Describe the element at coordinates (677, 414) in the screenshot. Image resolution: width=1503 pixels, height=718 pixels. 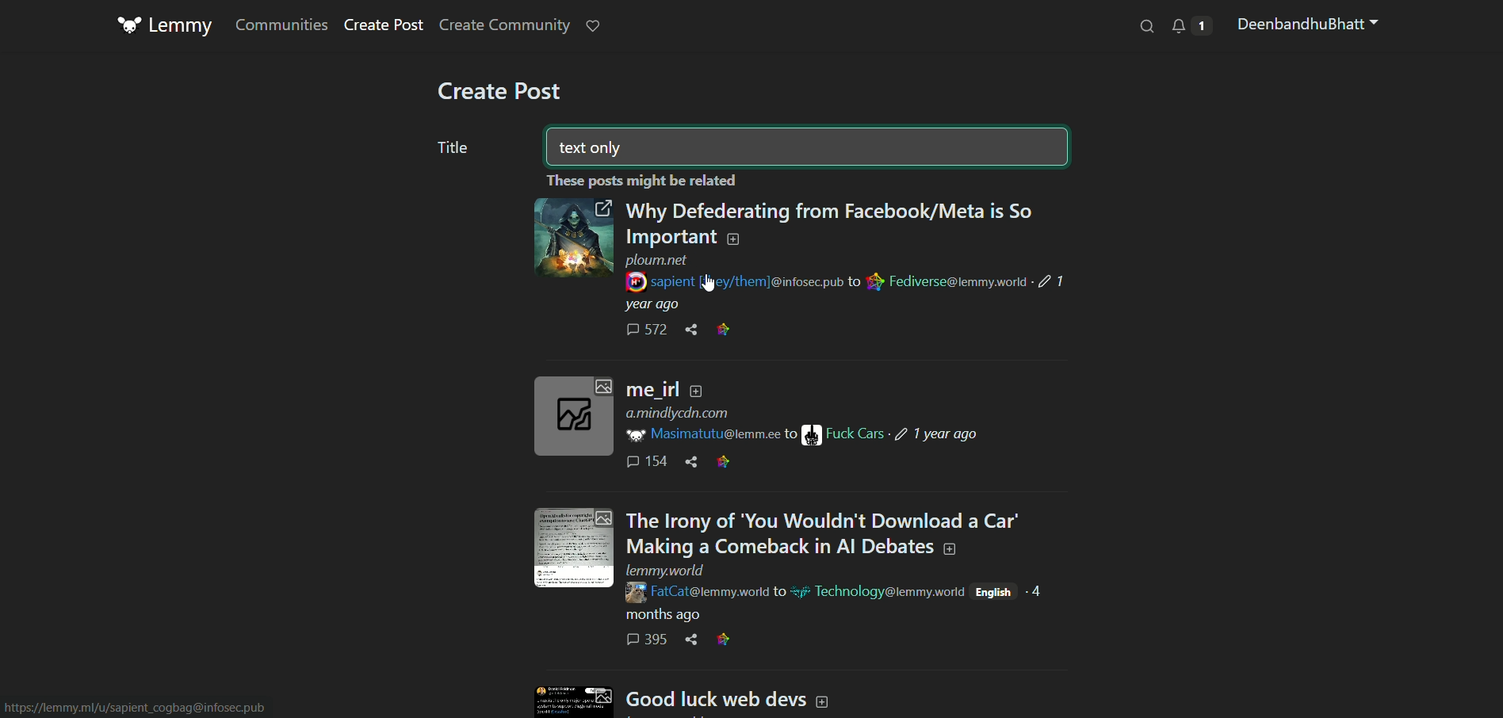
I see `Link to a.mindlycdn.com` at that location.